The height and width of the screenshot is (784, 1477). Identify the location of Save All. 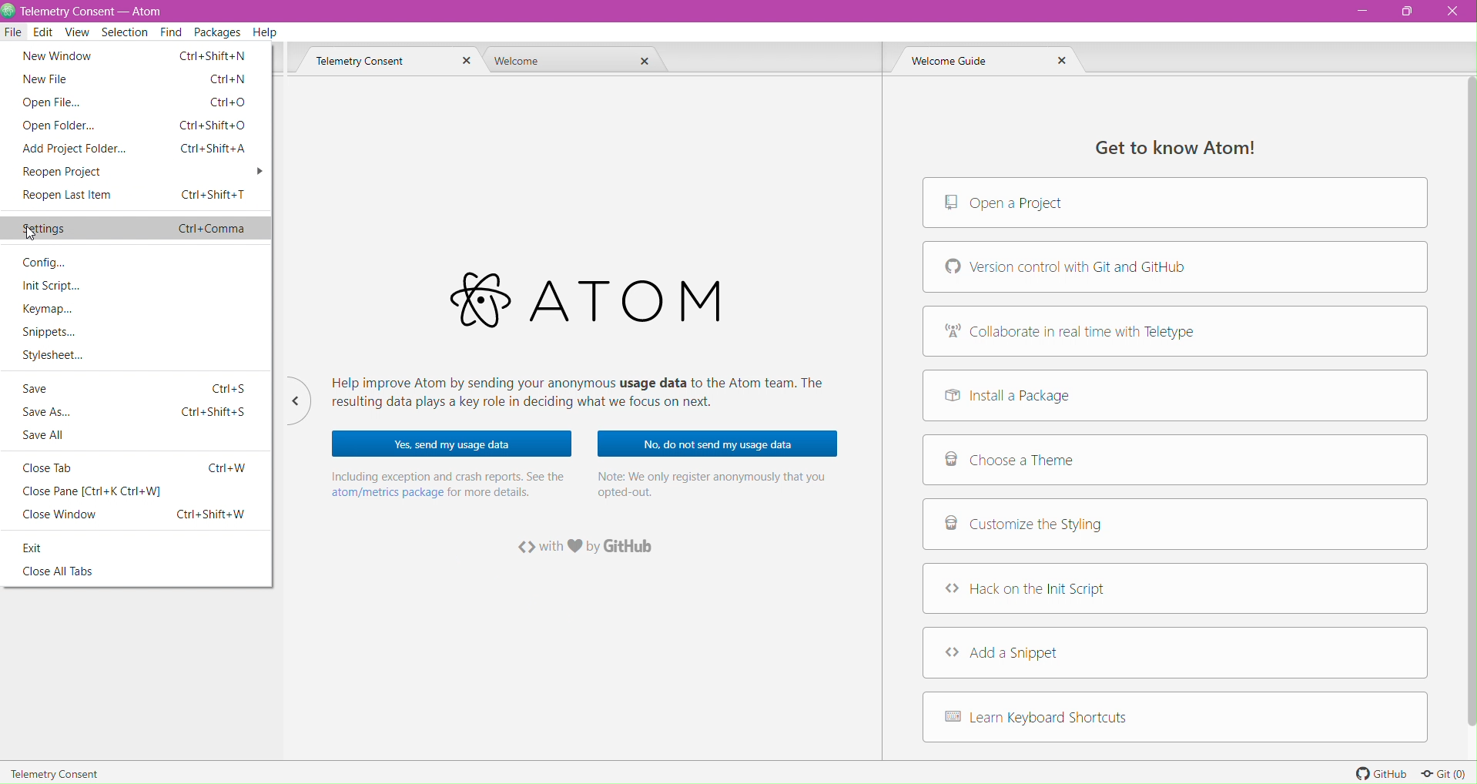
(97, 436).